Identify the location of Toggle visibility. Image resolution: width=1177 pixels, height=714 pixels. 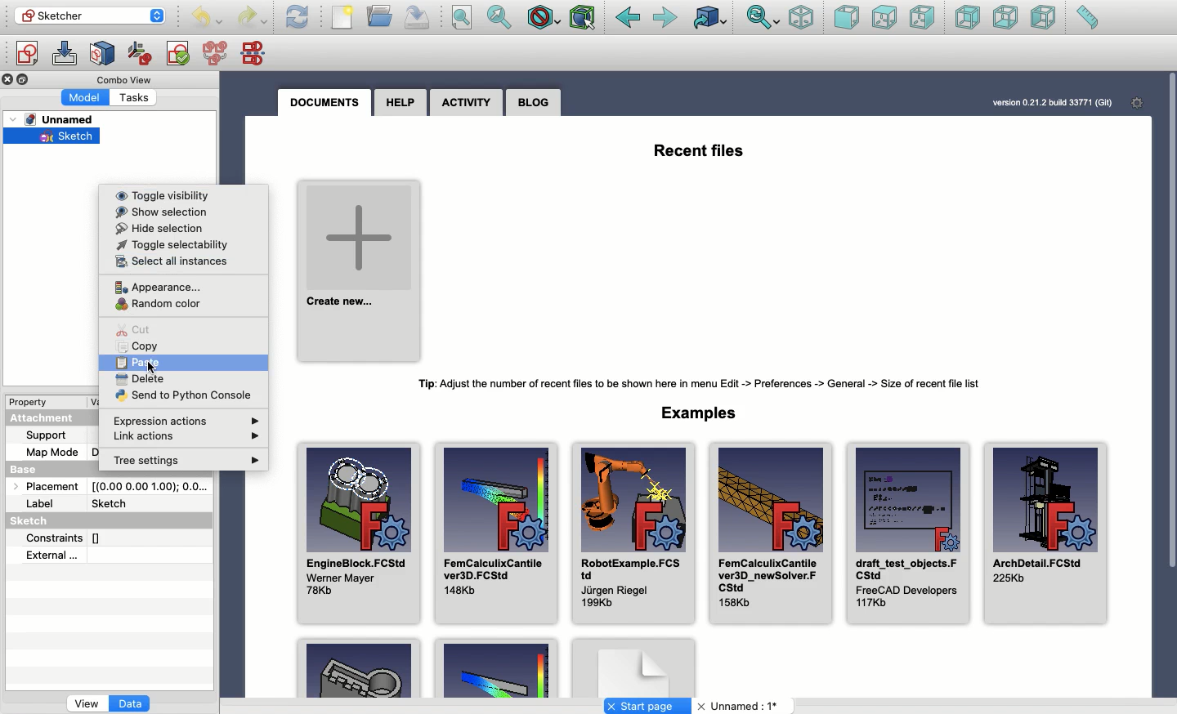
(150, 194).